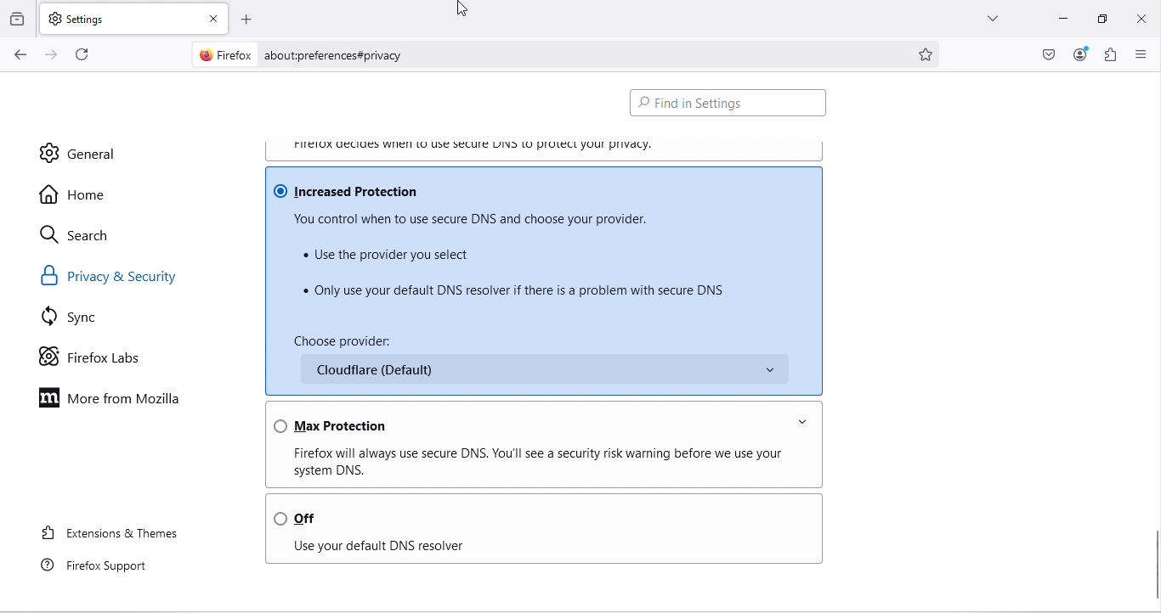 This screenshot has height=613, width=1161. Describe the element at coordinates (526, 550) in the screenshot. I see `Use your DNS resolver` at that location.